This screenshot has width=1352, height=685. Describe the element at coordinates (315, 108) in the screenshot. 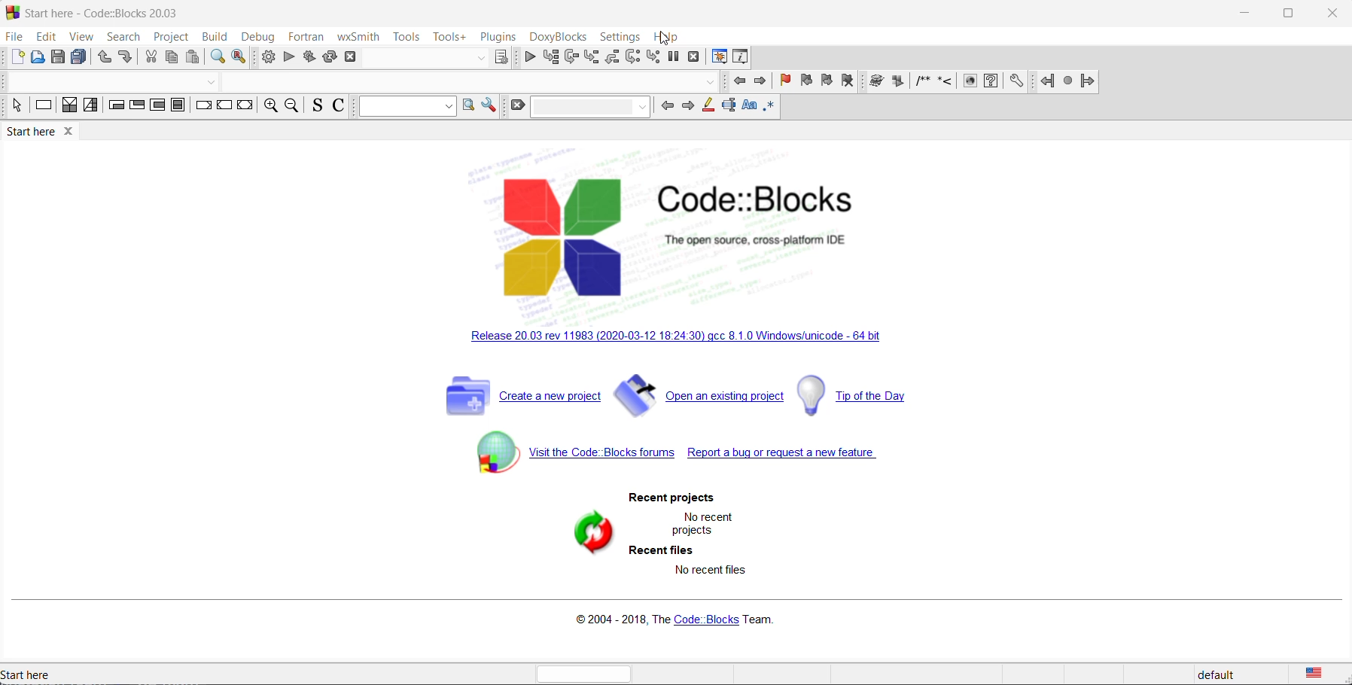

I see `toggle source` at that location.